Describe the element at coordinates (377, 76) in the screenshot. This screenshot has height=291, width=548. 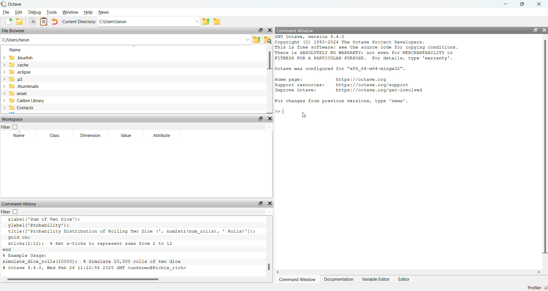
I see `GNU Octave, Version 9.4.0 § copyright (C) 1993-2024 The octave Project Developers.This is free software; see the source code for copying conditions.There is ABSOLUTELY NO WARRANTY; not even for MERCHANTABILITY orFITNESS FOR A PARTICULAR PURPOSE. For details, type 'warranty'.octave was configured for "x86_64-w64-mingw32".Home page: https://octave.orgSupport resources:  https://octave.org/supportImprove Octave: https://octave.org/get-involvedFor changes from previous versions, type 'news'.` at that location.